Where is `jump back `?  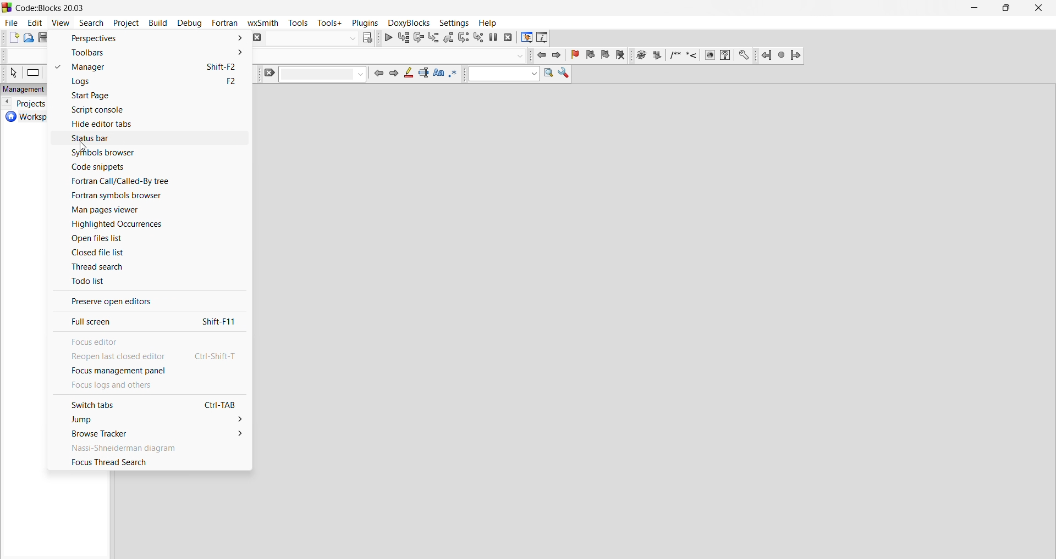 jump back  is located at coordinates (540, 55).